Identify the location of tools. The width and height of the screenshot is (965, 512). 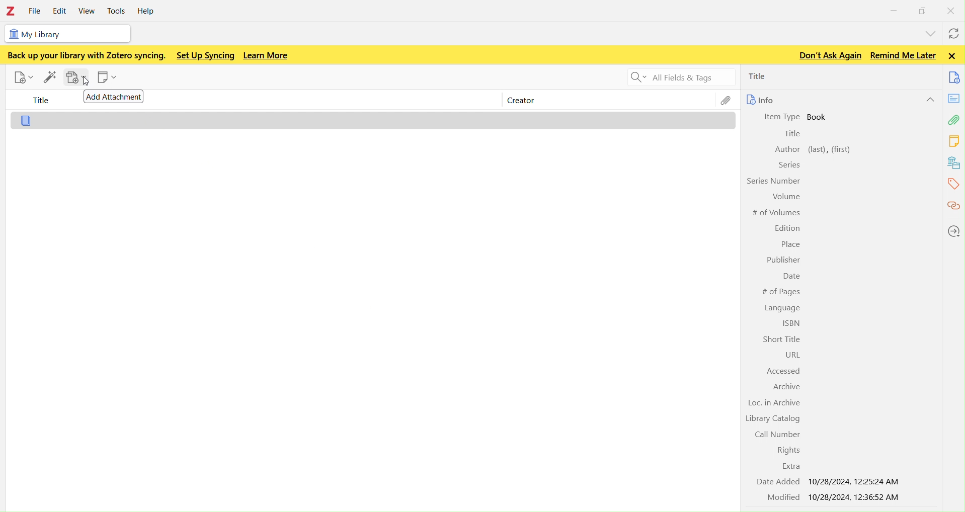
(119, 10).